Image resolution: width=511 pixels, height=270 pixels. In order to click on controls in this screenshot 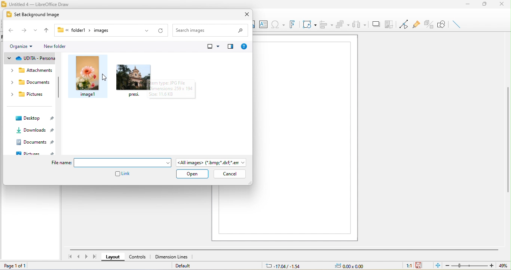, I will do `click(138, 257)`.